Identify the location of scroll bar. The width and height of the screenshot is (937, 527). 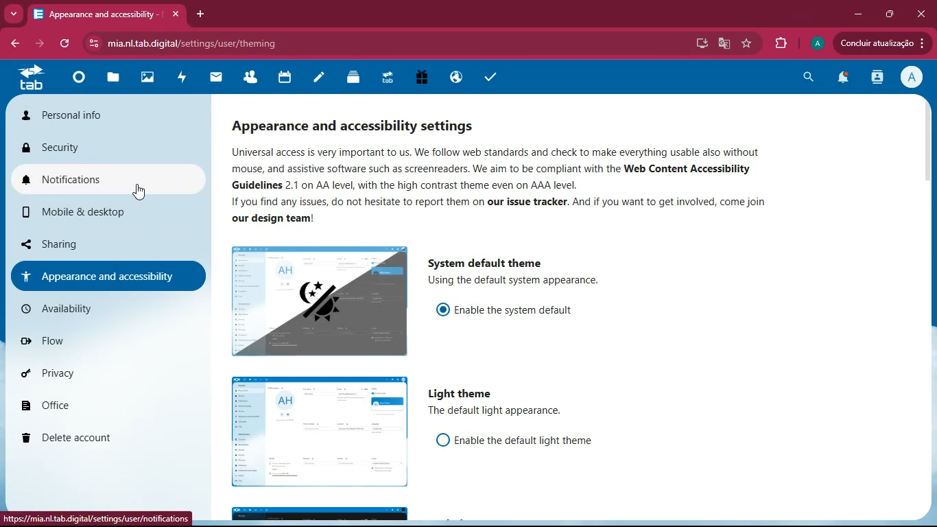
(927, 141).